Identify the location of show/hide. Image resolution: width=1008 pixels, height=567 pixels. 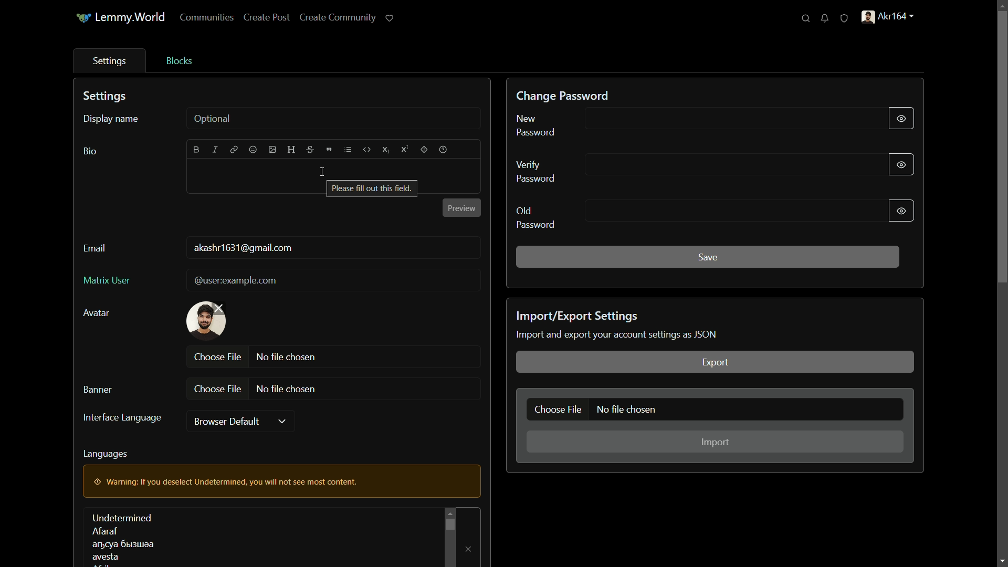
(902, 212).